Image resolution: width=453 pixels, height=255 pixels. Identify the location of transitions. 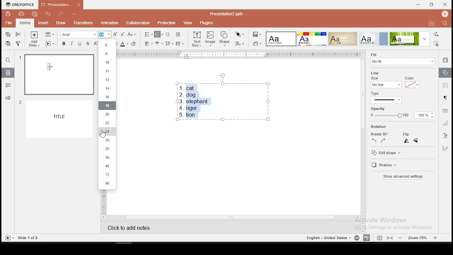
(84, 24).